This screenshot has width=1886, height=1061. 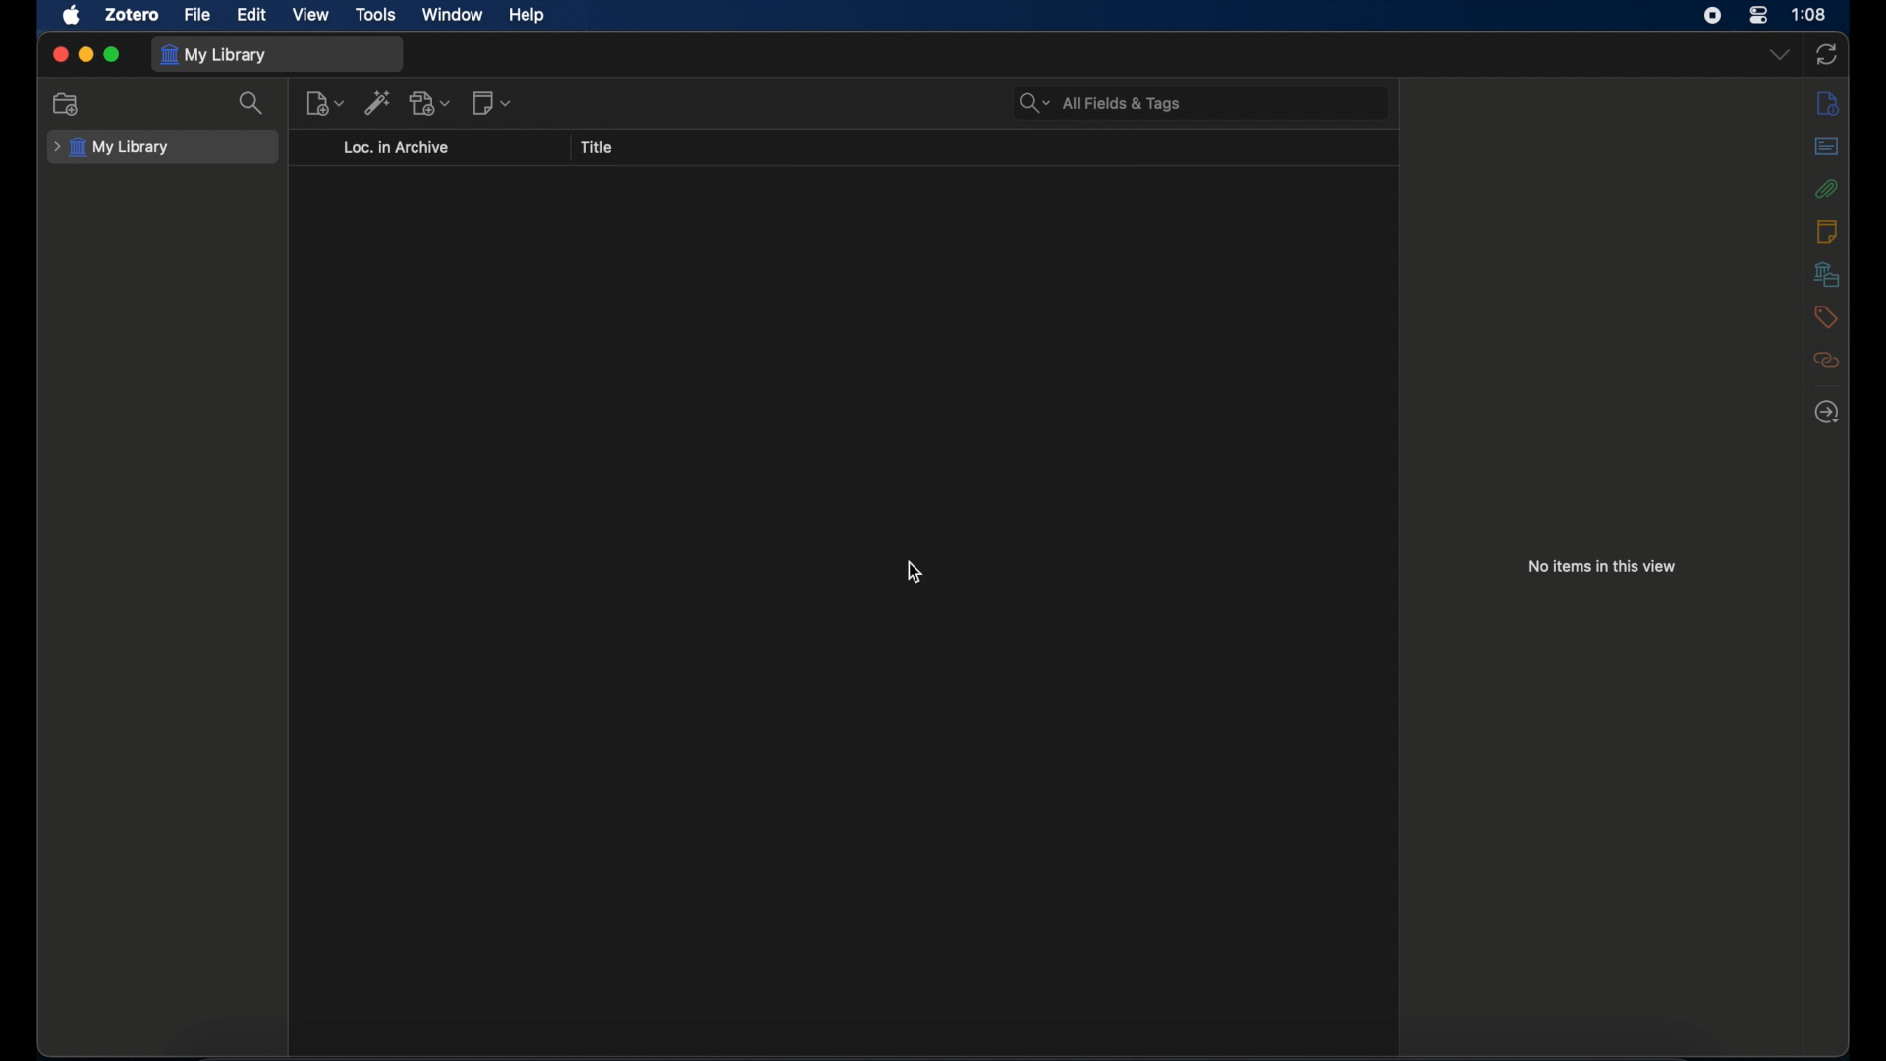 I want to click on notes, so click(x=1826, y=231).